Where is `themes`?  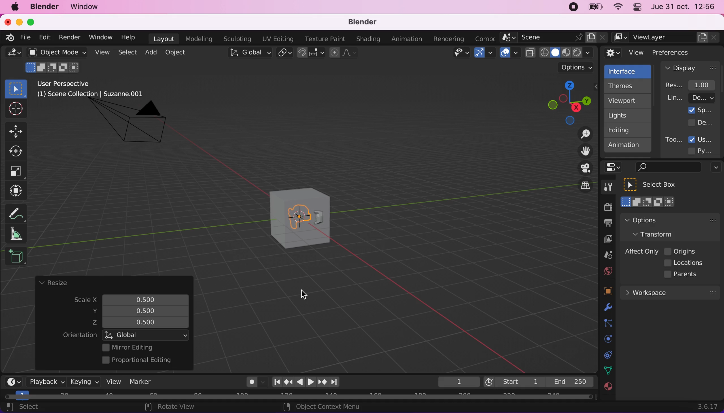 themes is located at coordinates (627, 86).